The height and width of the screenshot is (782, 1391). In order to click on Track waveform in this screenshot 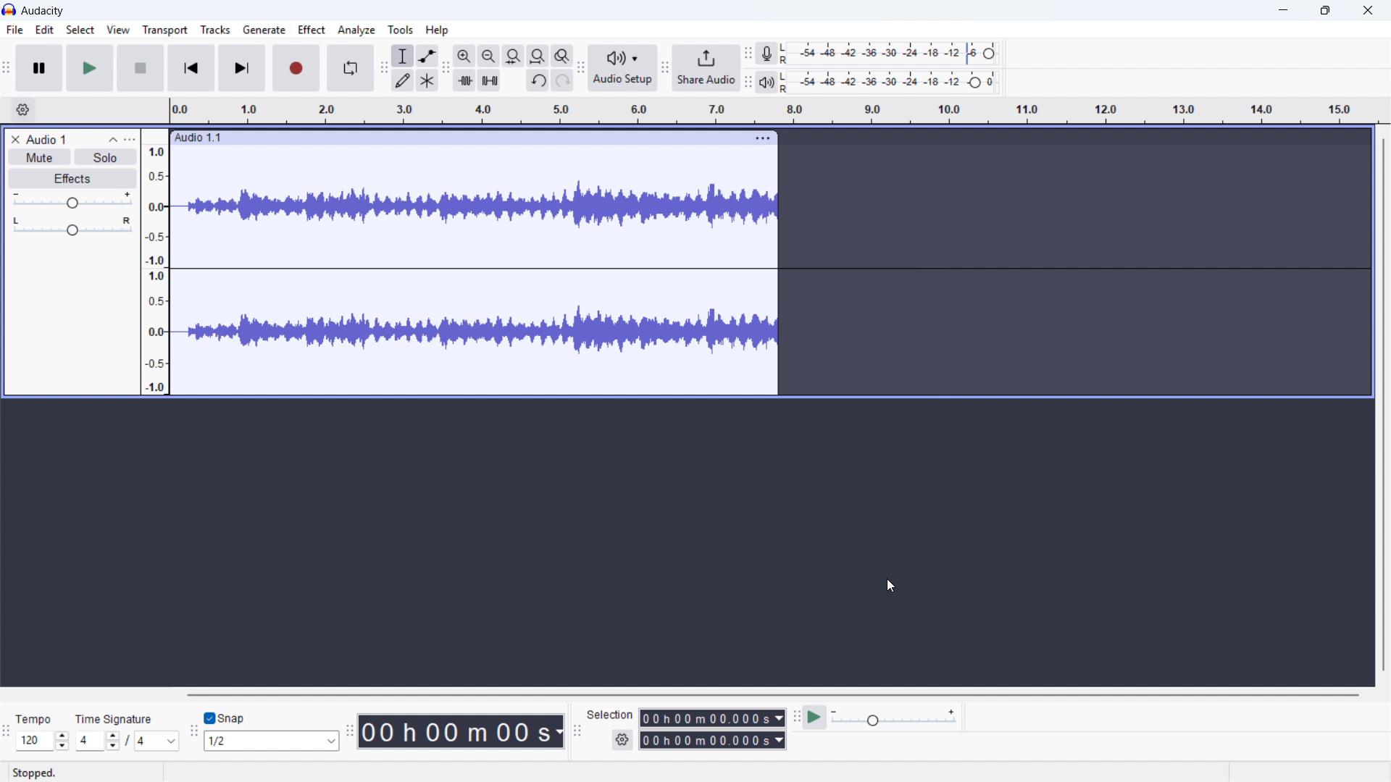, I will do `click(477, 334)`.